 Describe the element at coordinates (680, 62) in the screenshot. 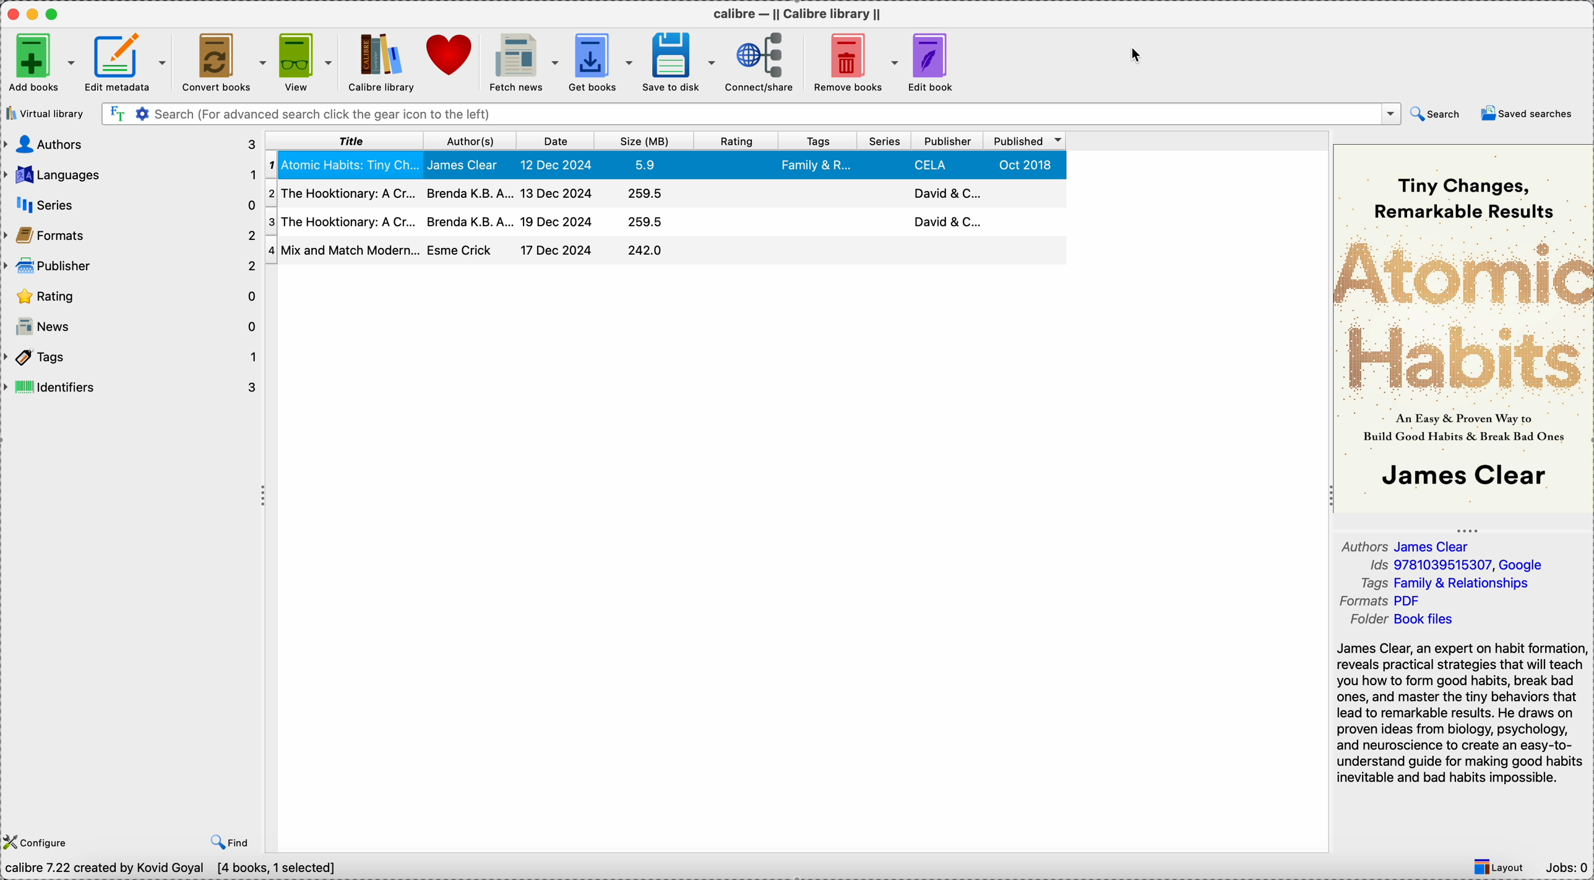

I see `save to disk` at that location.